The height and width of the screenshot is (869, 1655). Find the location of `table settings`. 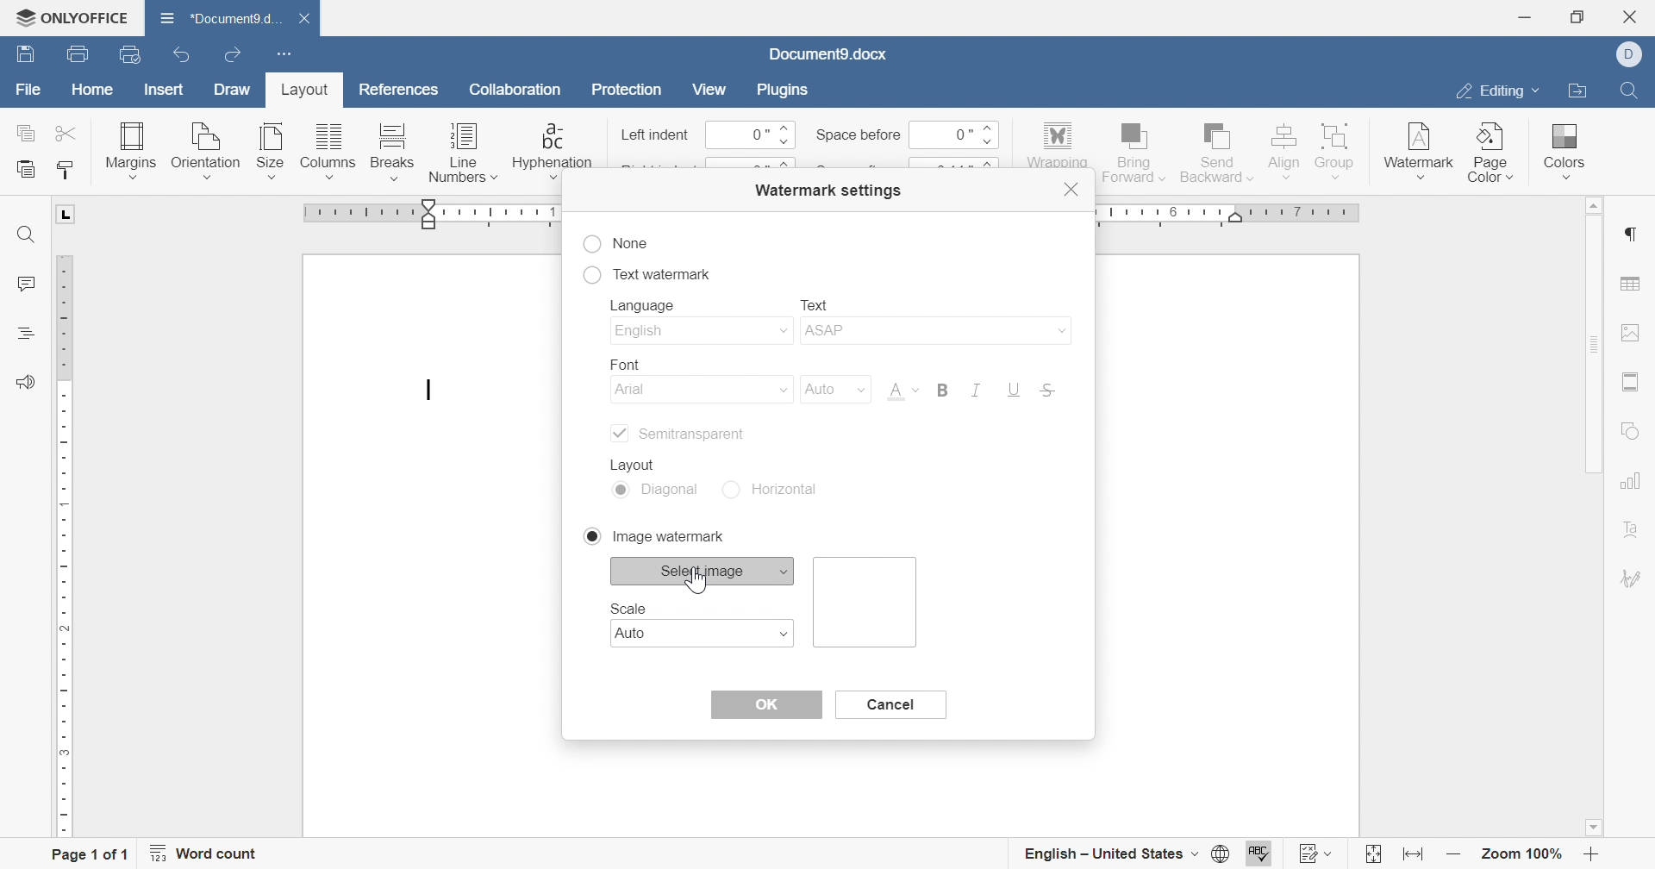

table settings is located at coordinates (1630, 285).